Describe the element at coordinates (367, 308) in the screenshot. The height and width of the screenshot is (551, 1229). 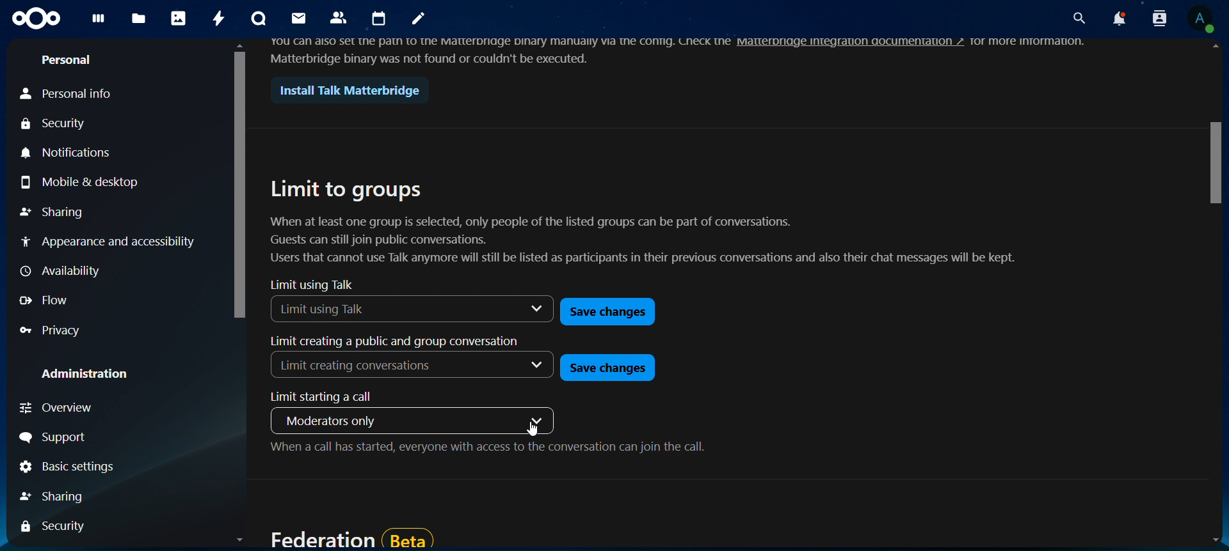
I see `Limit using Talk selected` at that location.